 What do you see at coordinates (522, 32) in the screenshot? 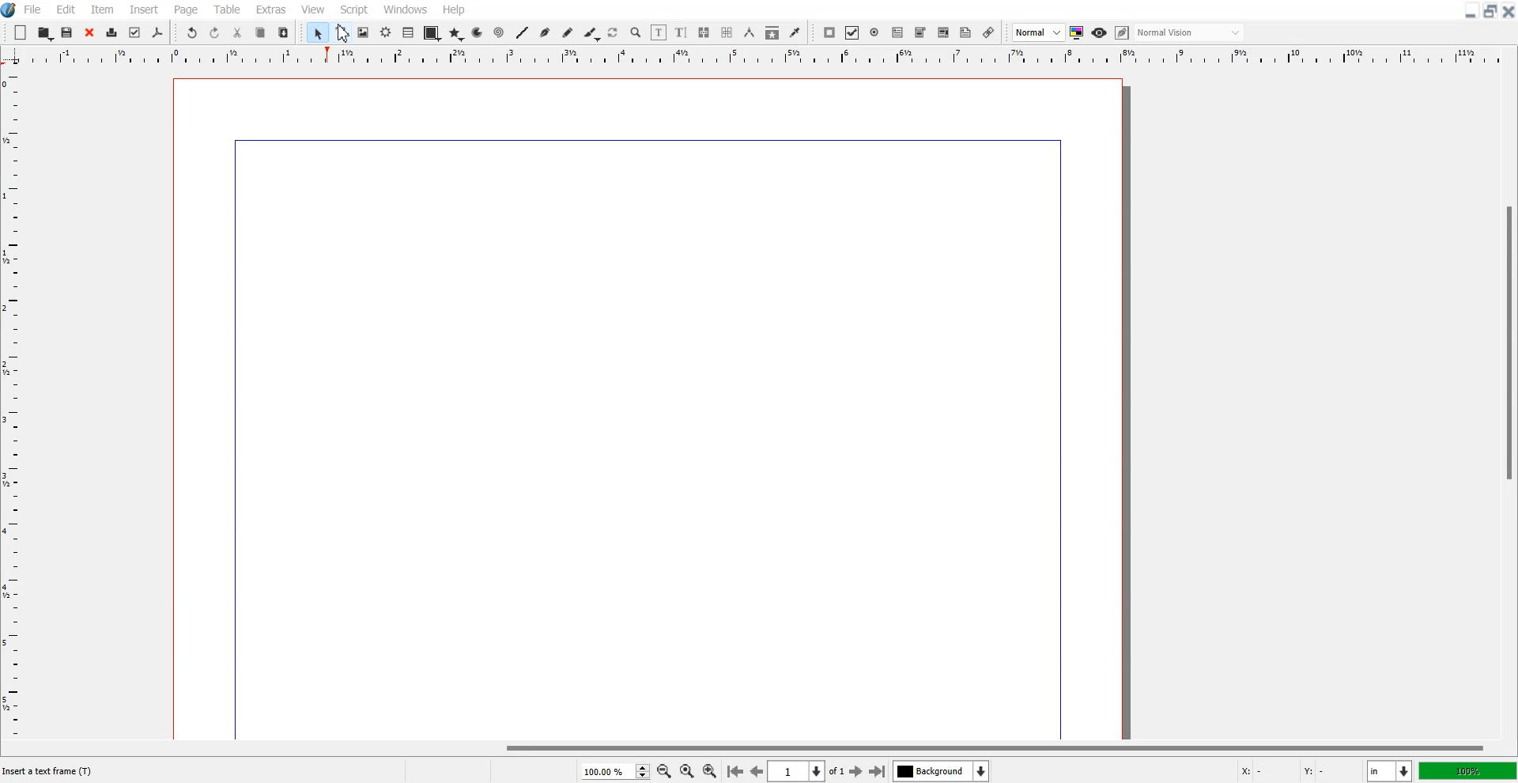
I see `Line` at bounding box center [522, 32].